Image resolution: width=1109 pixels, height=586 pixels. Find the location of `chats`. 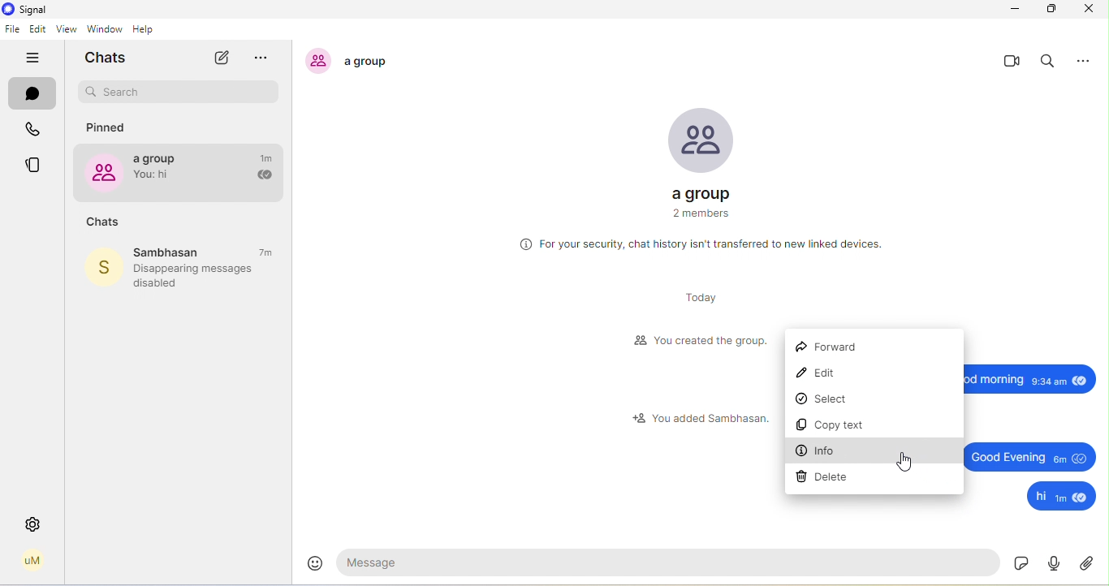

chats is located at coordinates (103, 222).